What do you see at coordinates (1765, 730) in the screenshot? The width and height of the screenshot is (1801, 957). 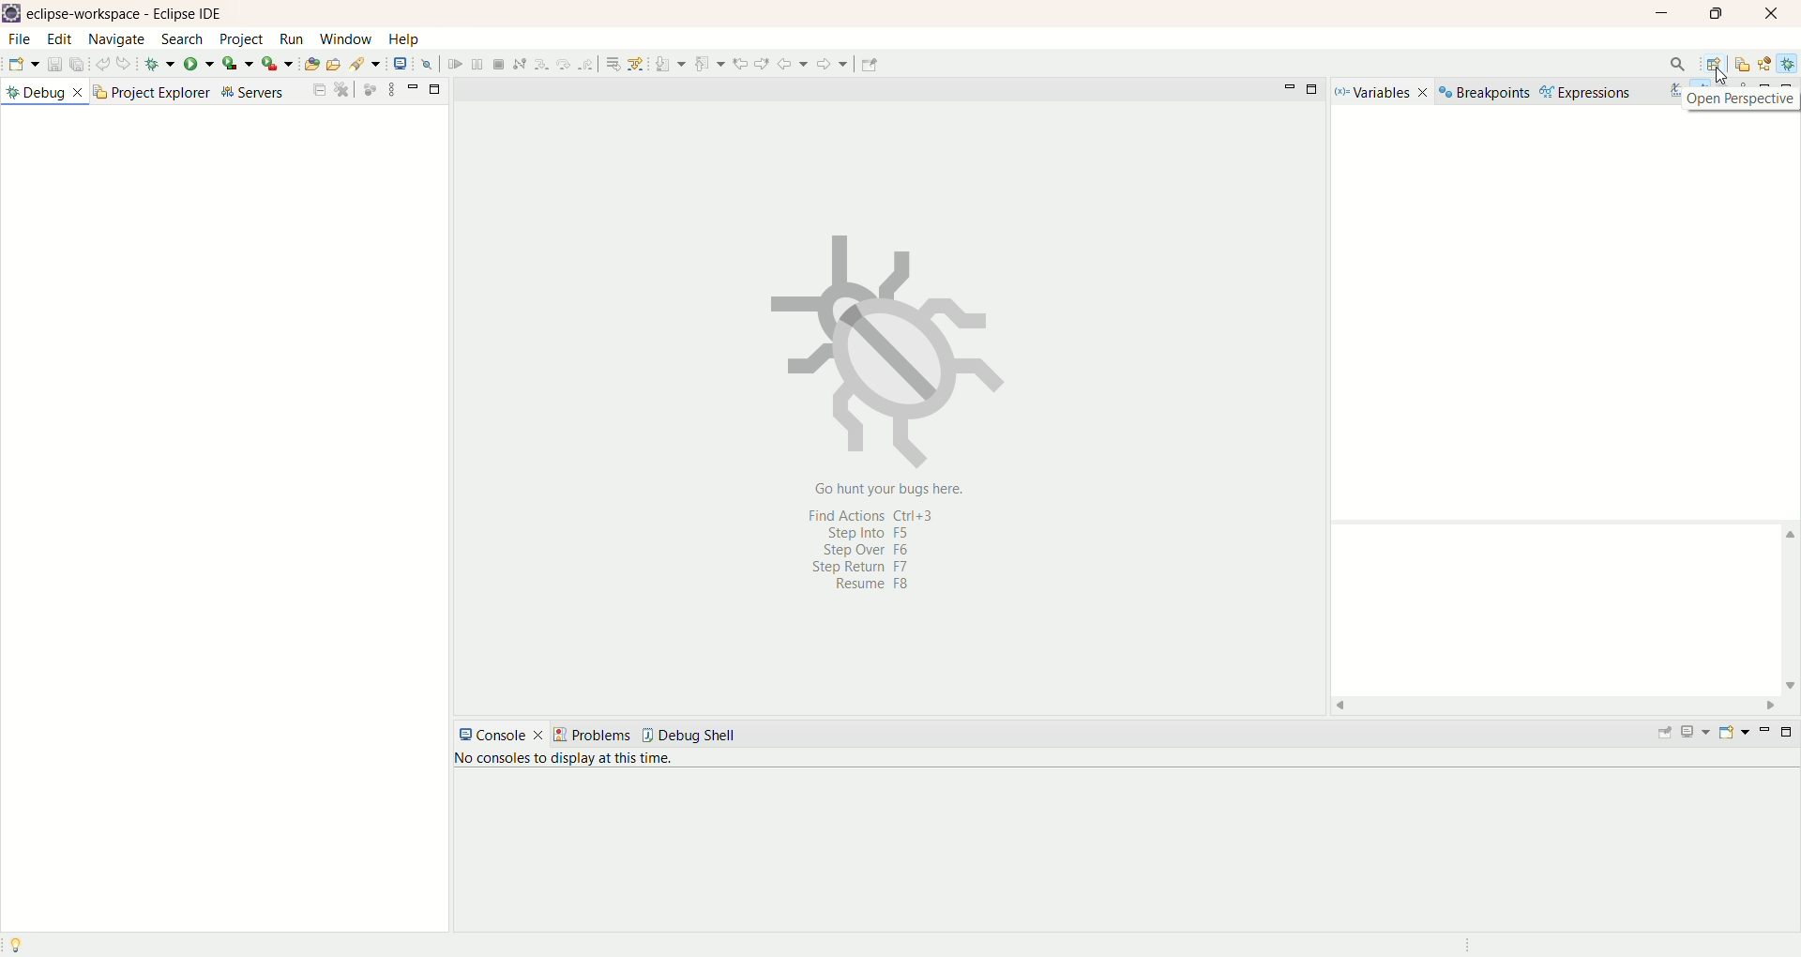 I see `minimize` at bounding box center [1765, 730].